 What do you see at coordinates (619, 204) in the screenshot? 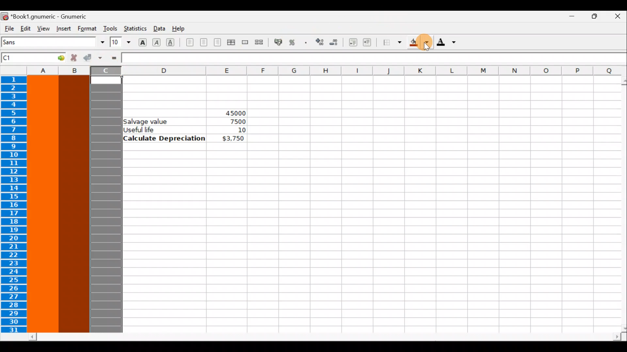
I see `Scroll bar` at bounding box center [619, 204].